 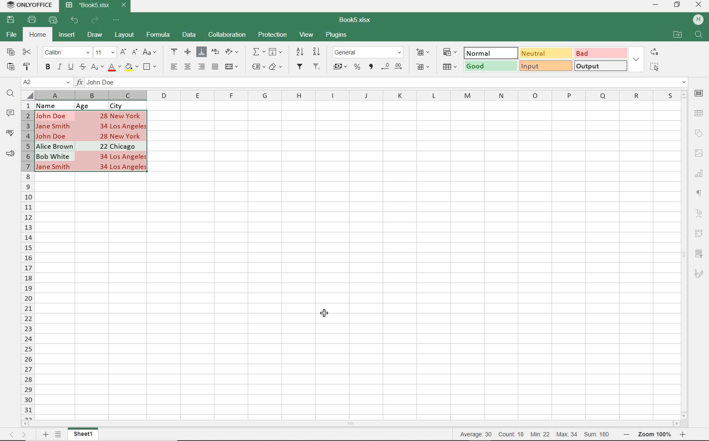 What do you see at coordinates (636, 59) in the screenshot?
I see `EXPAND` at bounding box center [636, 59].